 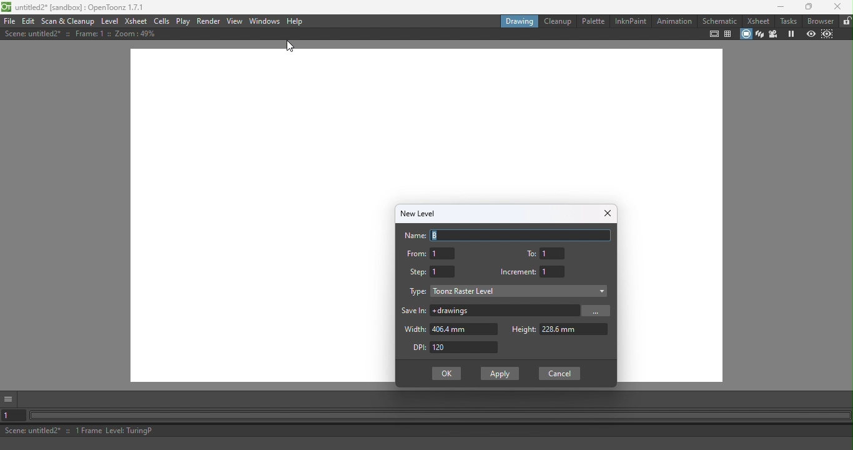 I want to click on Set the current frame, so click(x=12, y=417).